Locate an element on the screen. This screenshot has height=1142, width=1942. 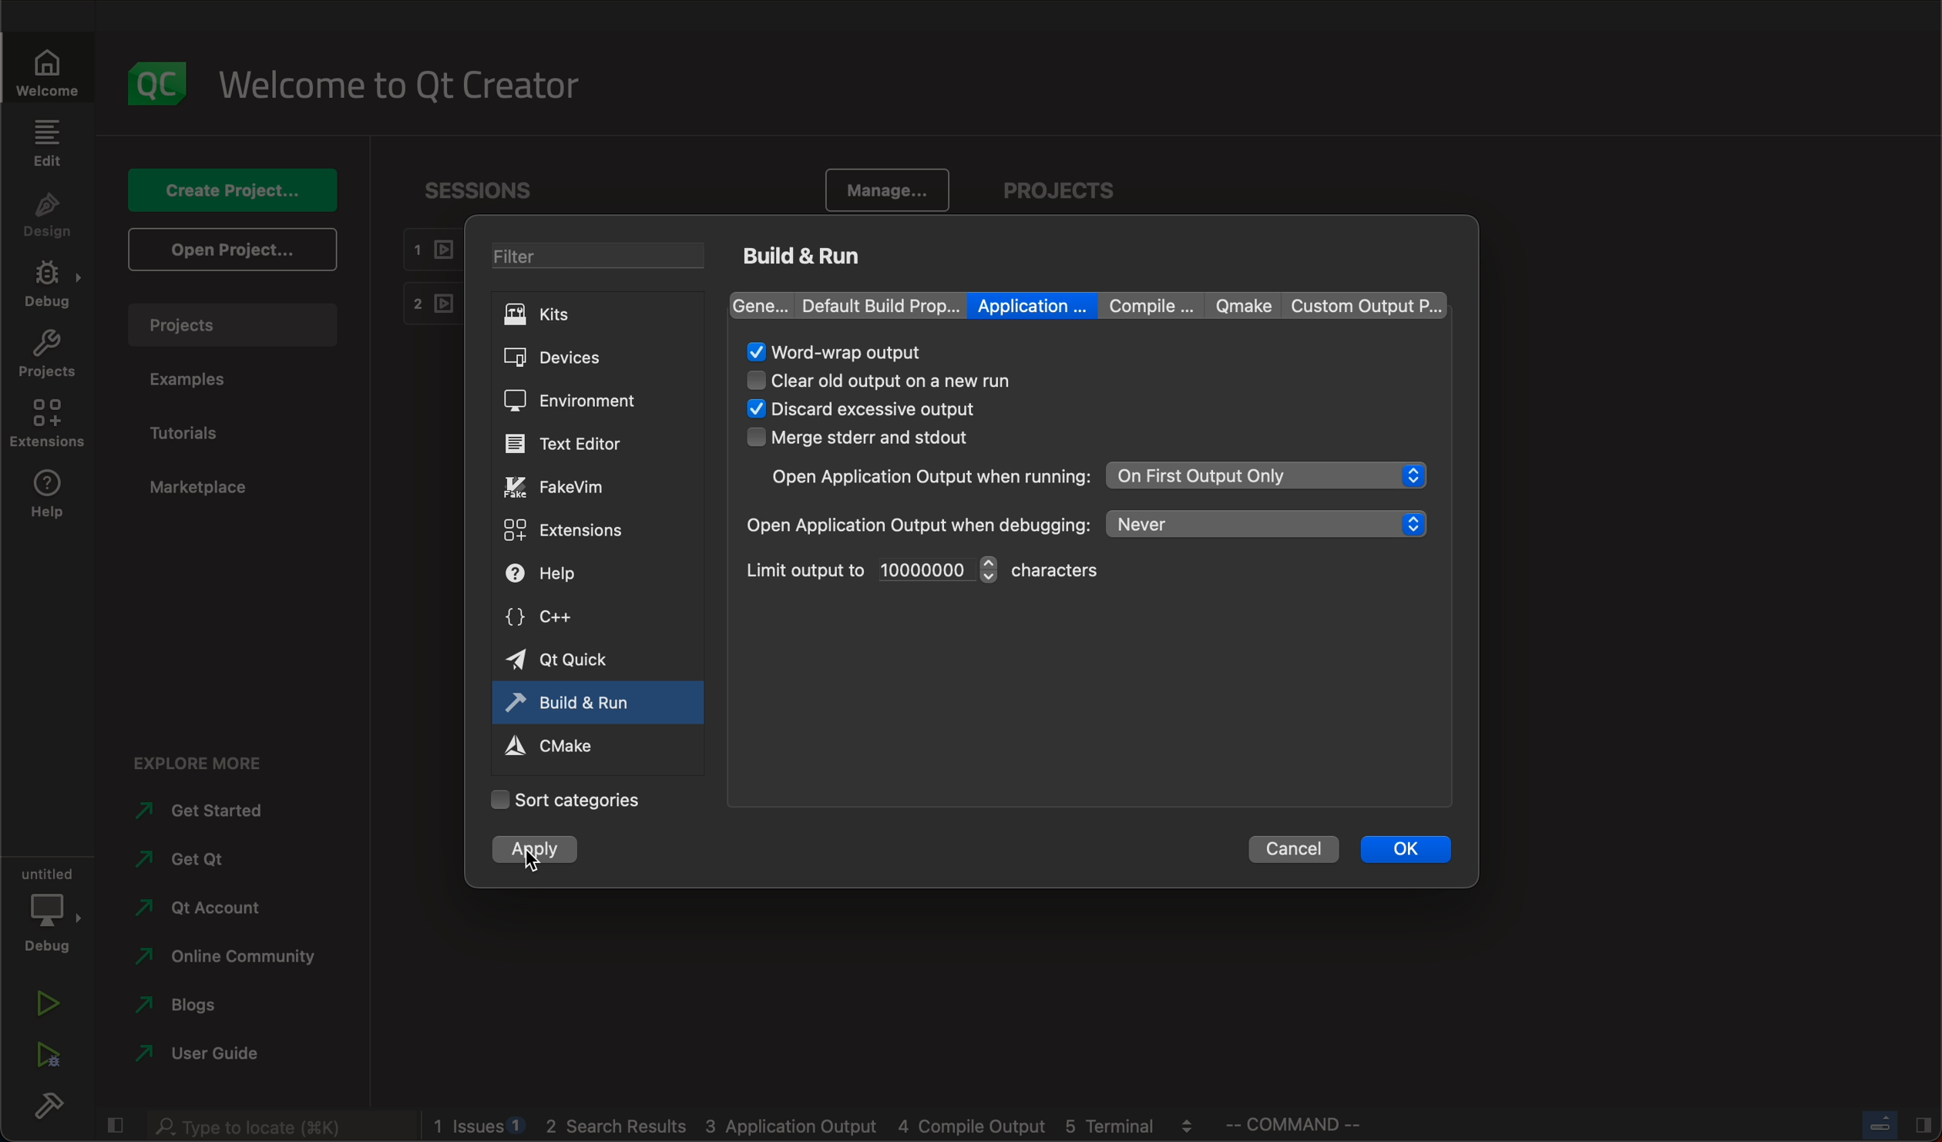
projects is located at coordinates (1059, 177).